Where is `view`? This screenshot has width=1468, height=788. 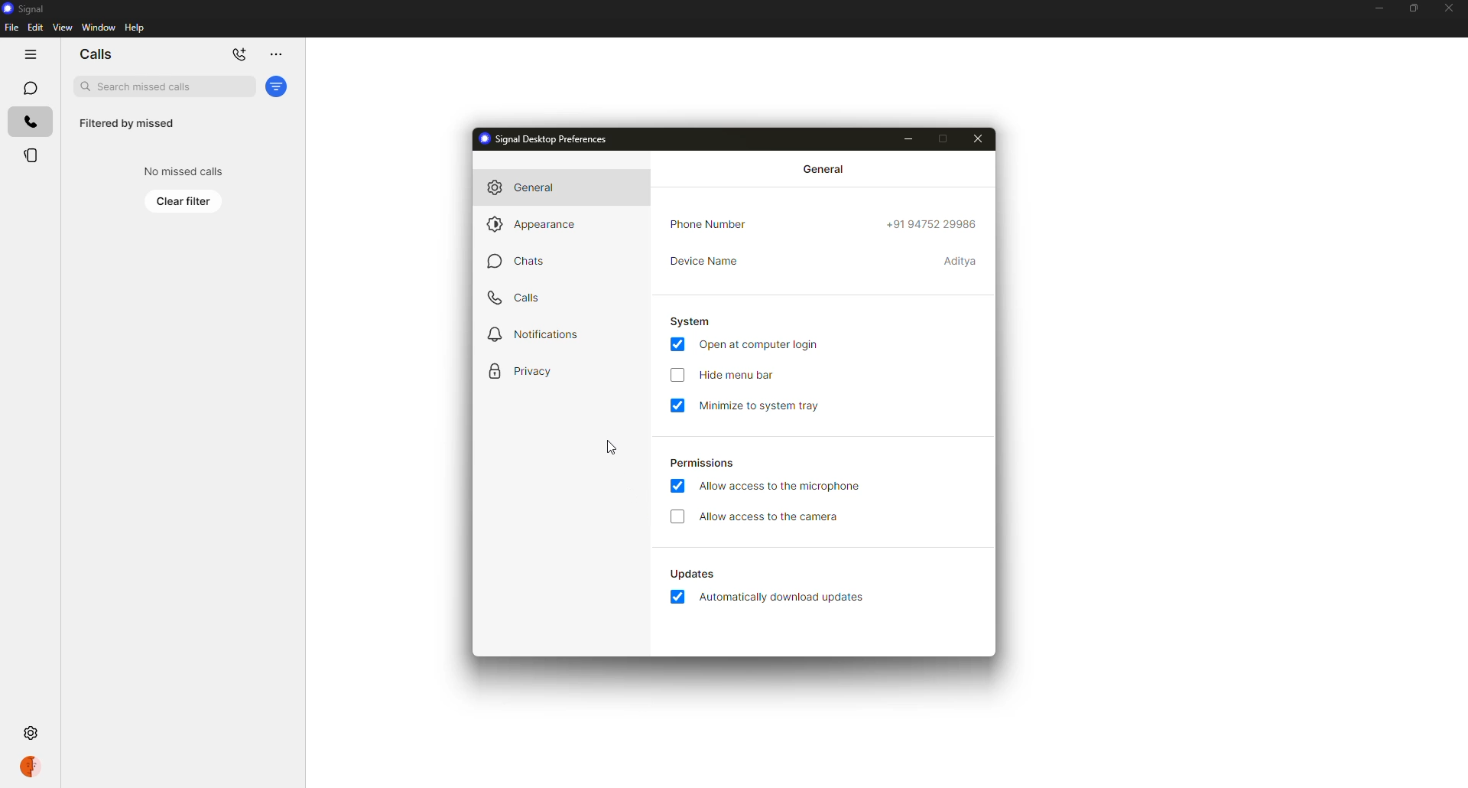
view is located at coordinates (62, 28).